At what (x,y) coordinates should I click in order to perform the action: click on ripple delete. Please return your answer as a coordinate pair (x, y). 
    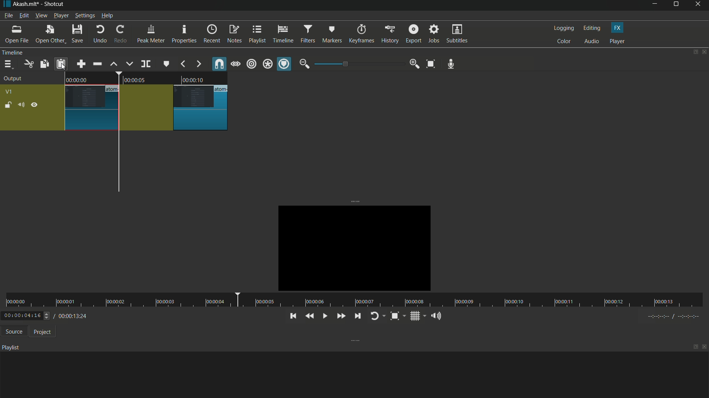
    Looking at the image, I should click on (97, 64).